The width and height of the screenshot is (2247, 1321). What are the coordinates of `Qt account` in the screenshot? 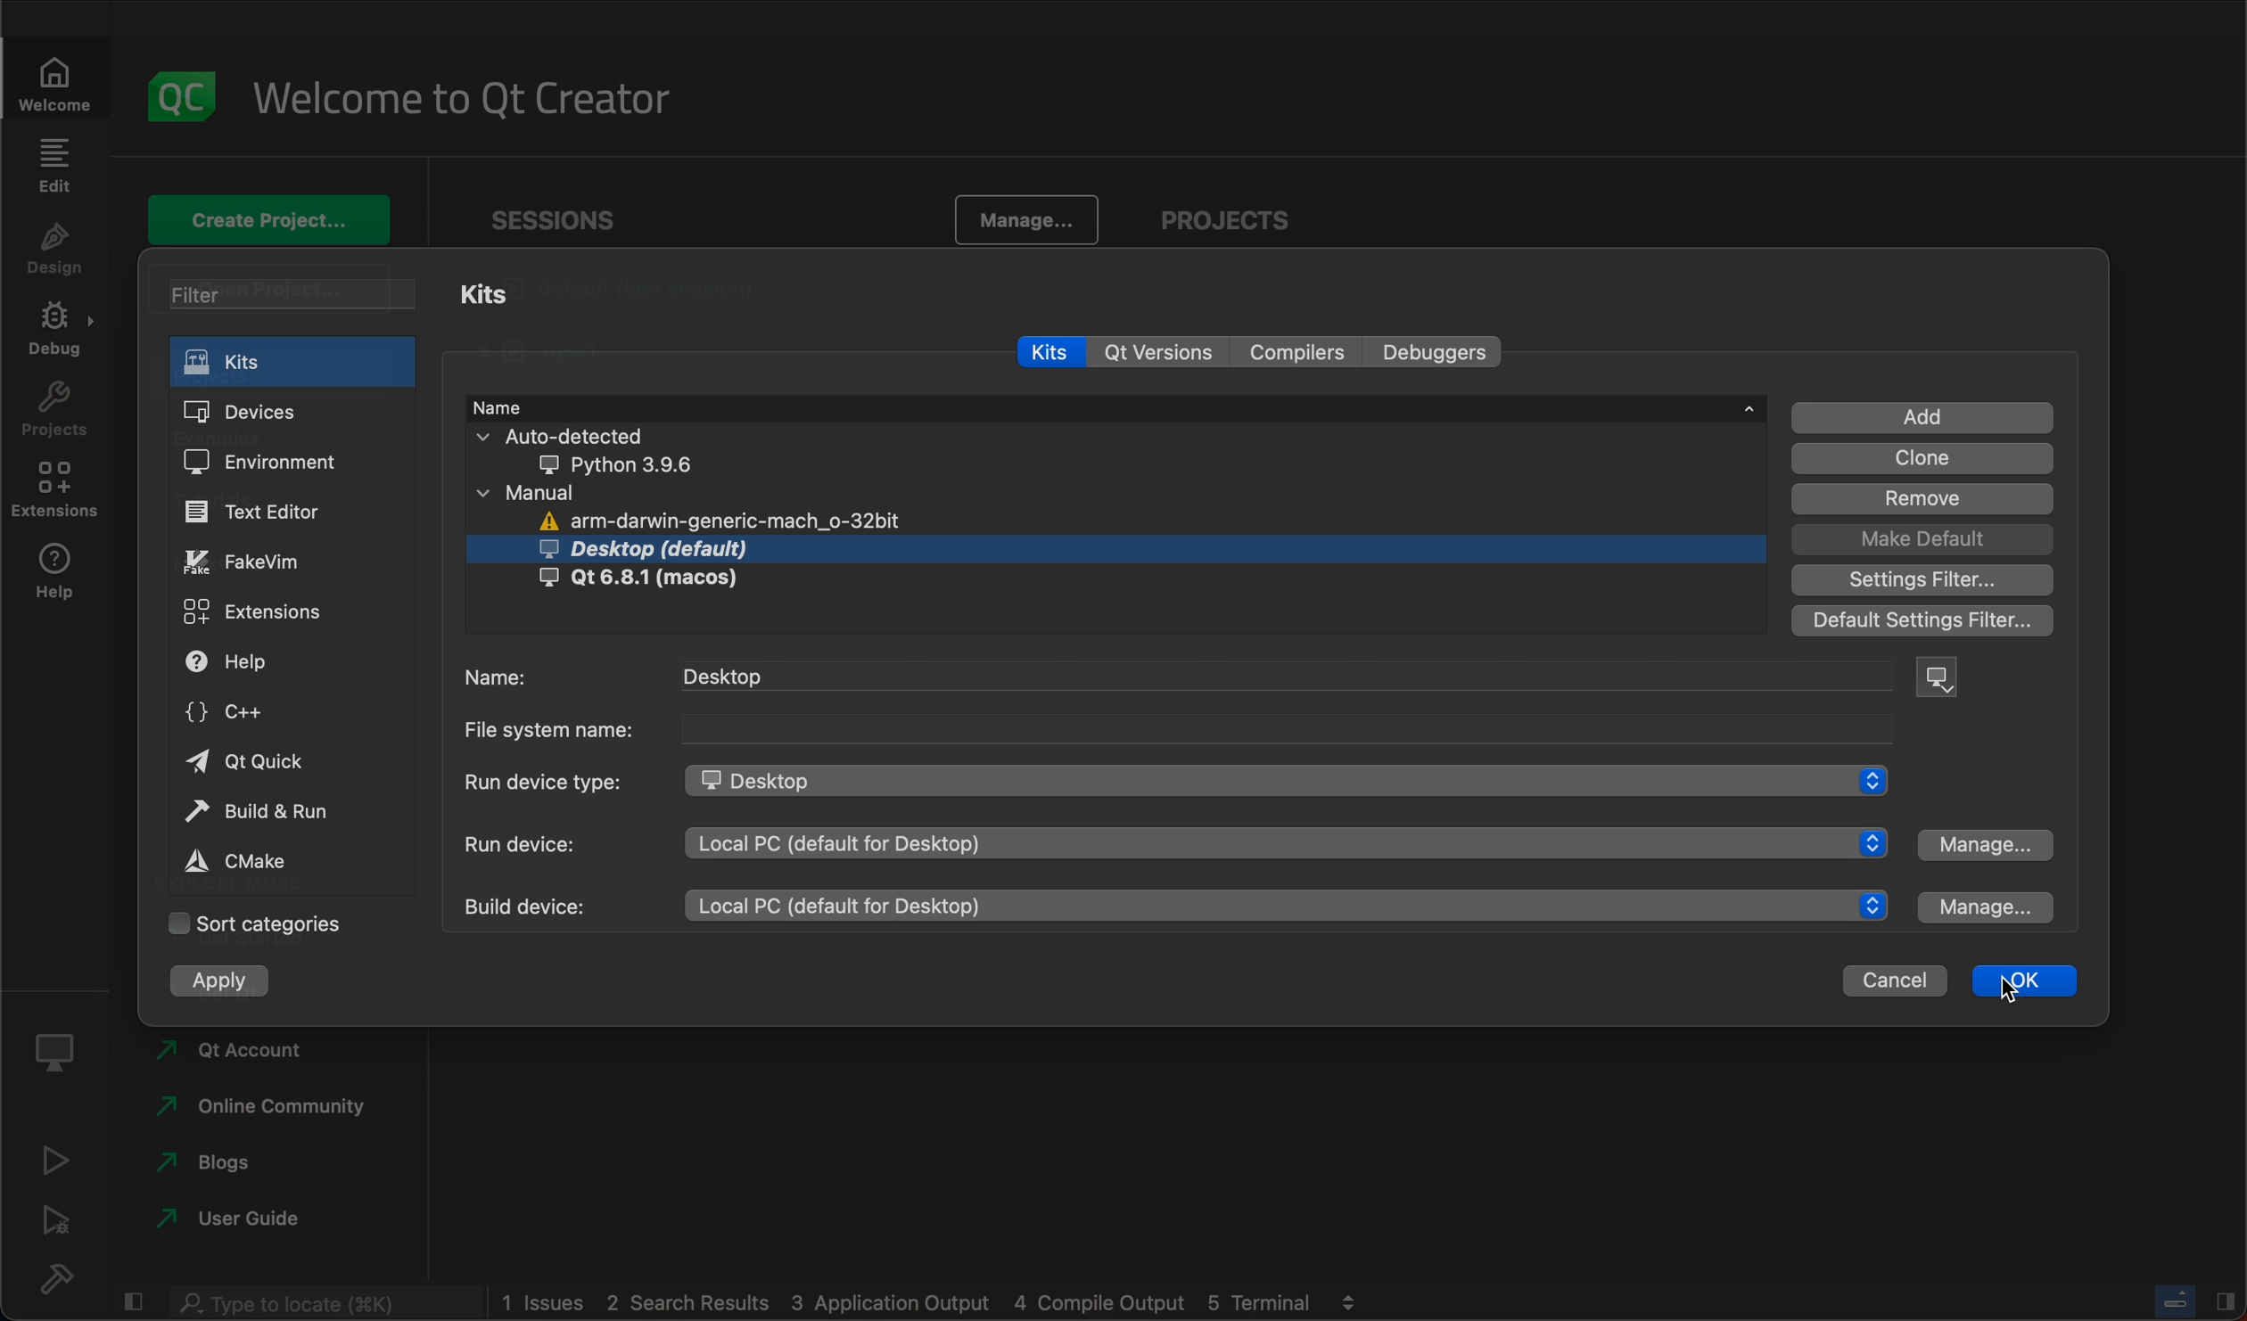 It's located at (249, 1056).